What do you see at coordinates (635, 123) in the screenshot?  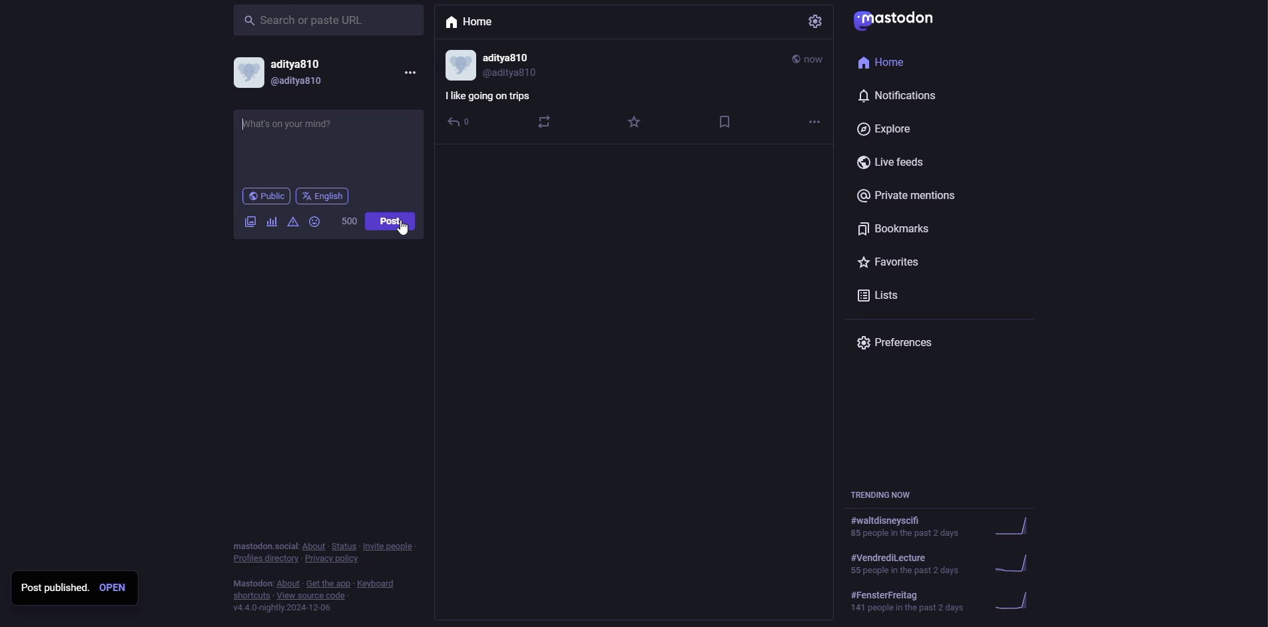 I see `favorite` at bounding box center [635, 123].